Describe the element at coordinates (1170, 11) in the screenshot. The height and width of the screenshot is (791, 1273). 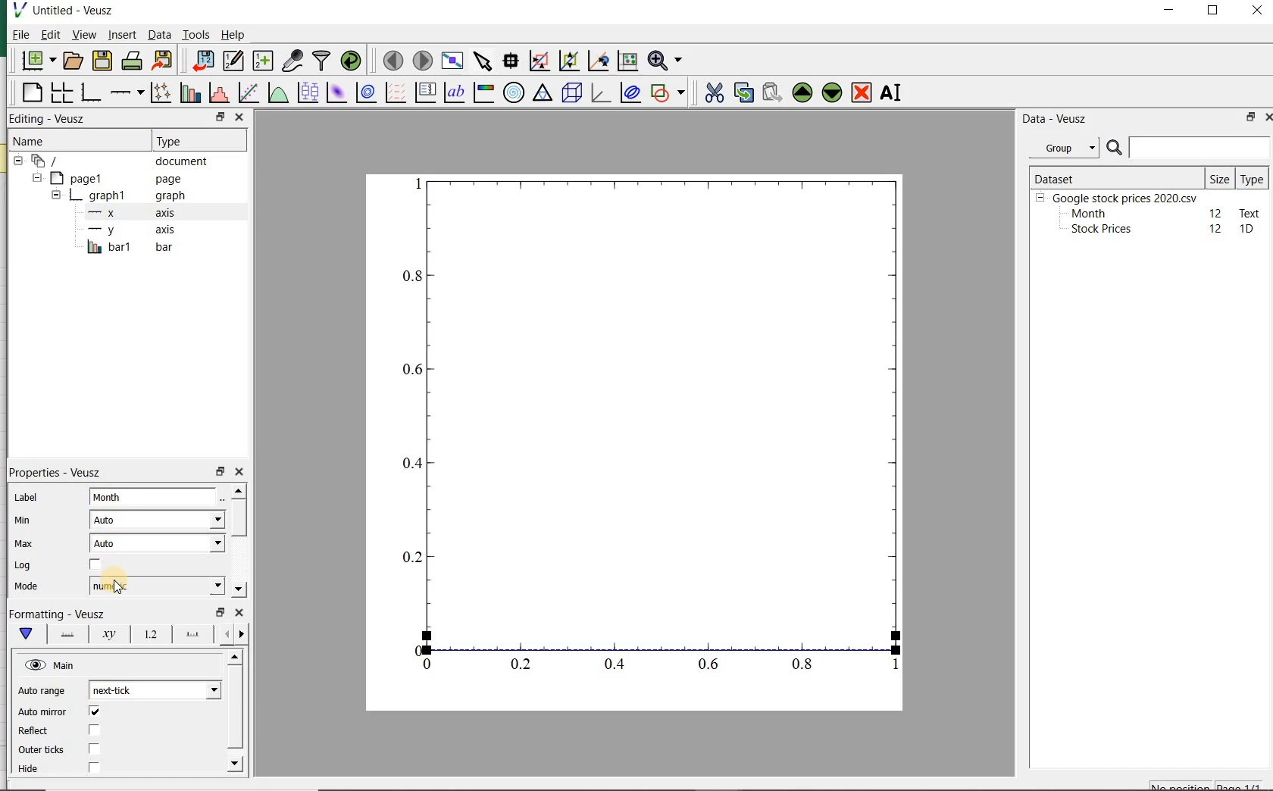
I see `minimize` at that location.